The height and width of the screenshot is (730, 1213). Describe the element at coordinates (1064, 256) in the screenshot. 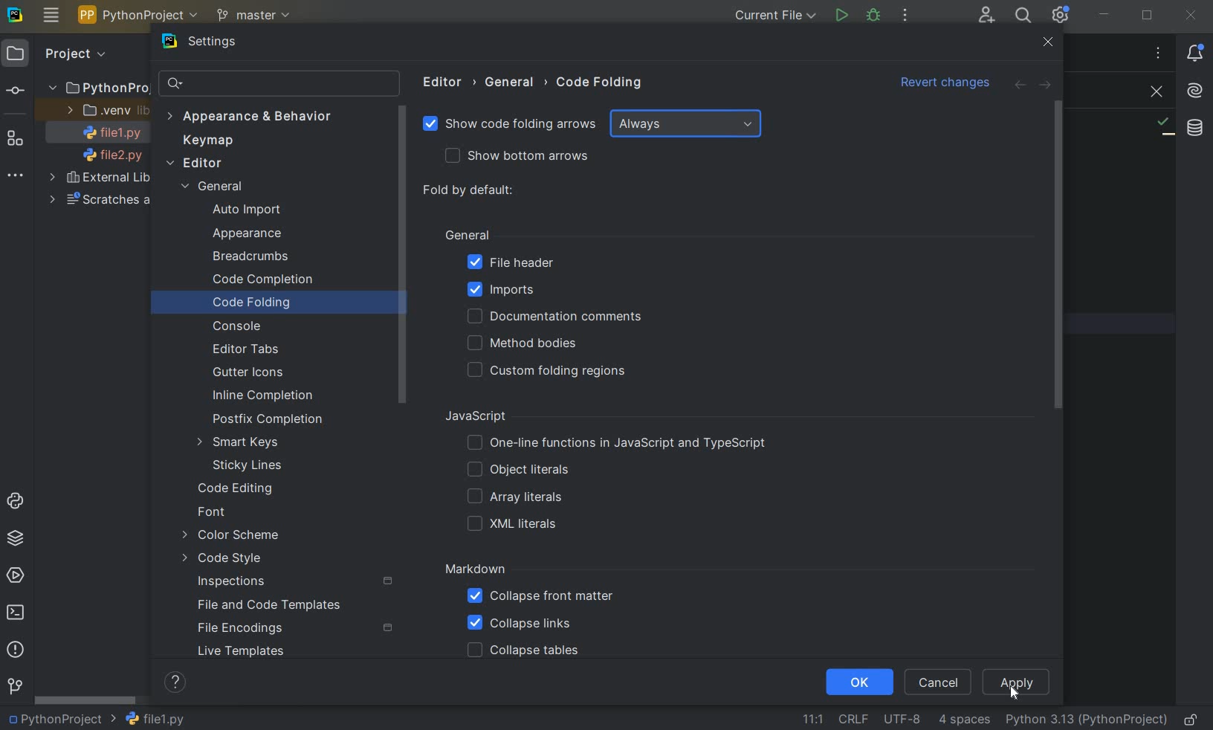

I see `SCROLLBAR` at that location.